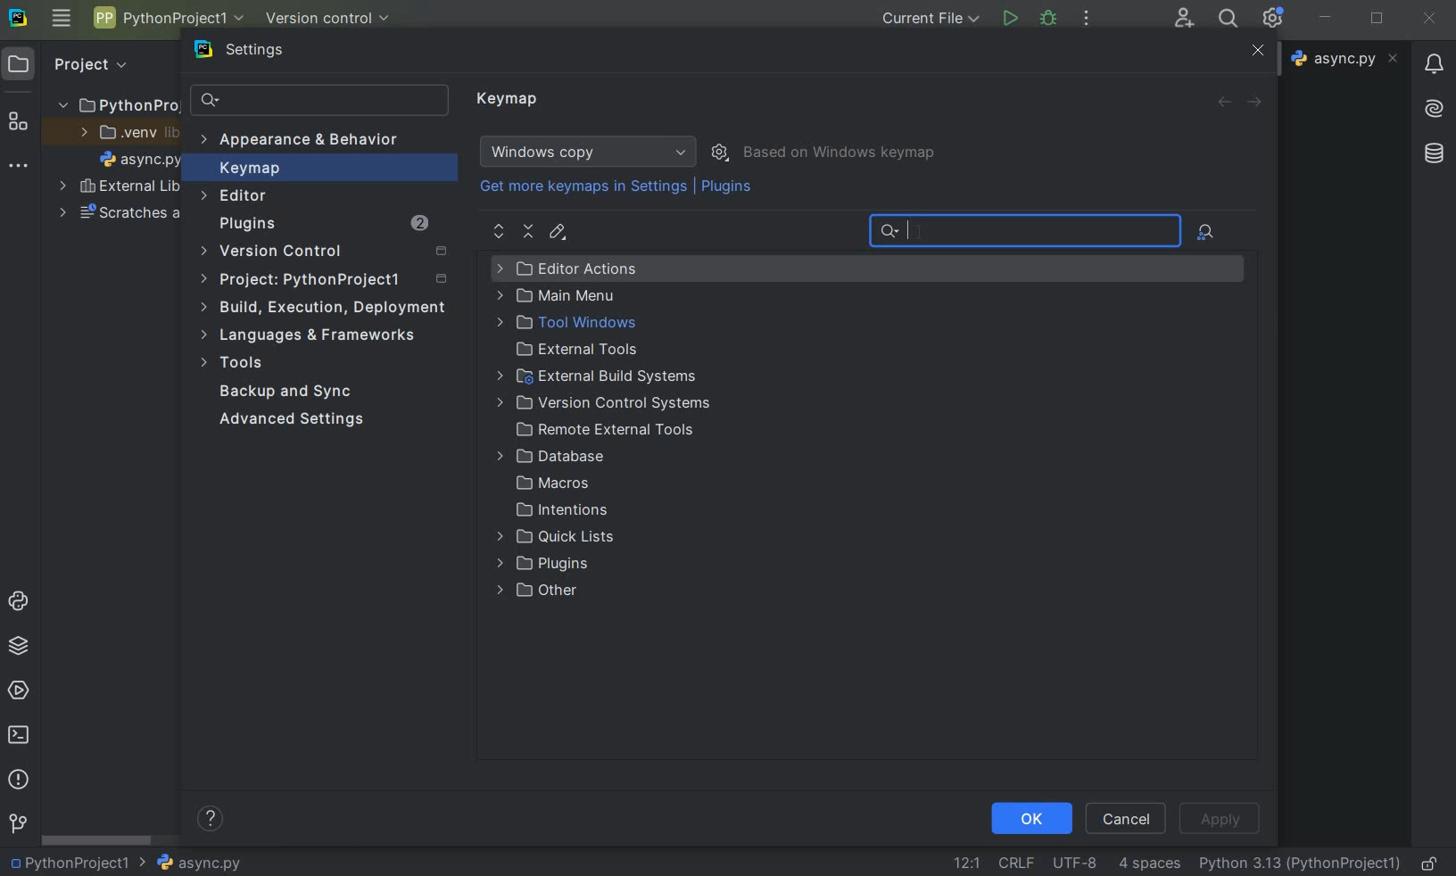 This screenshot has width=1456, height=876. What do you see at coordinates (1432, 58) in the screenshot?
I see `Notifications` at bounding box center [1432, 58].